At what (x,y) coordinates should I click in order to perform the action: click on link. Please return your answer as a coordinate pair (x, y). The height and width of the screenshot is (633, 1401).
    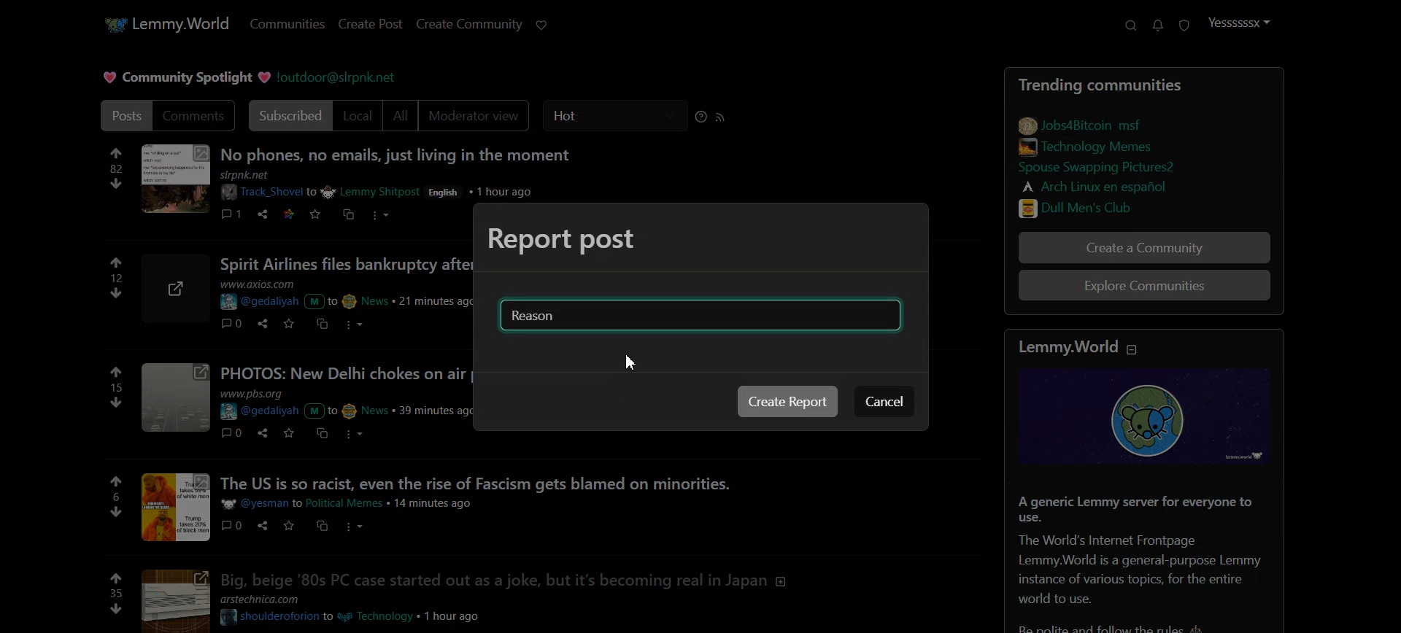
    Looking at the image, I should click on (287, 213).